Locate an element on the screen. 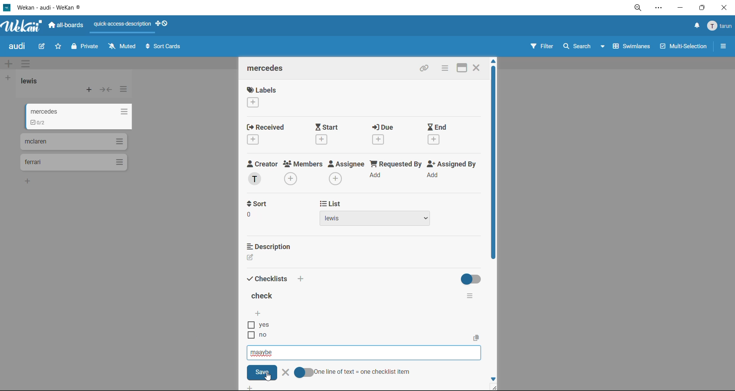  due is located at coordinates (384, 128).